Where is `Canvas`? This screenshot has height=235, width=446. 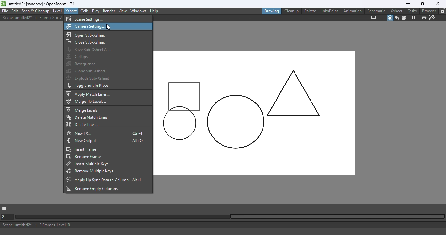
Canvas is located at coordinates (255, 112).